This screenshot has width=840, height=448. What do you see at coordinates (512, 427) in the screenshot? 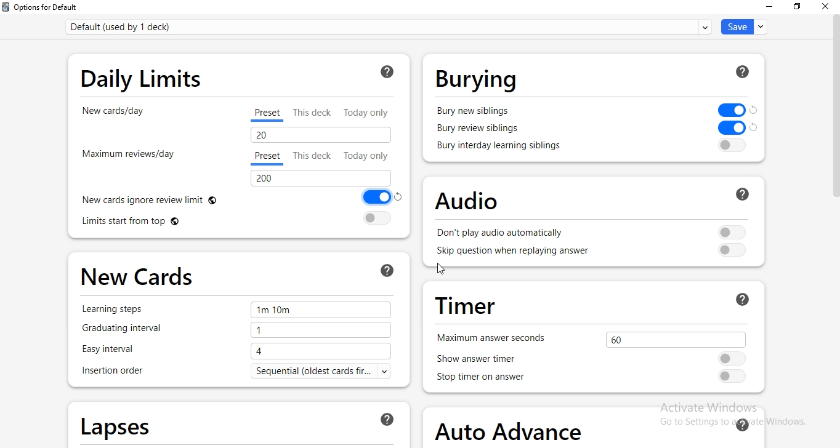
I see `auto advance` at bounding box center [512, 427].